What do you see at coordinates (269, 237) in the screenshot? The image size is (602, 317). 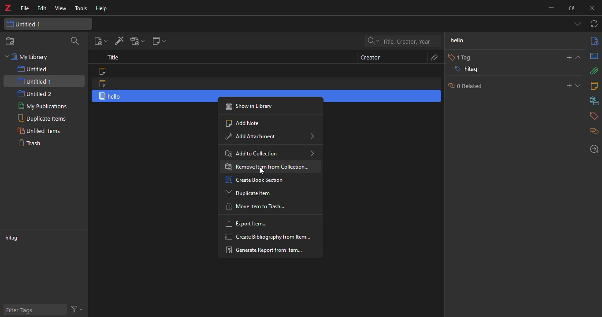 I see `create bibliography from item` at bounding box center [269, 237].